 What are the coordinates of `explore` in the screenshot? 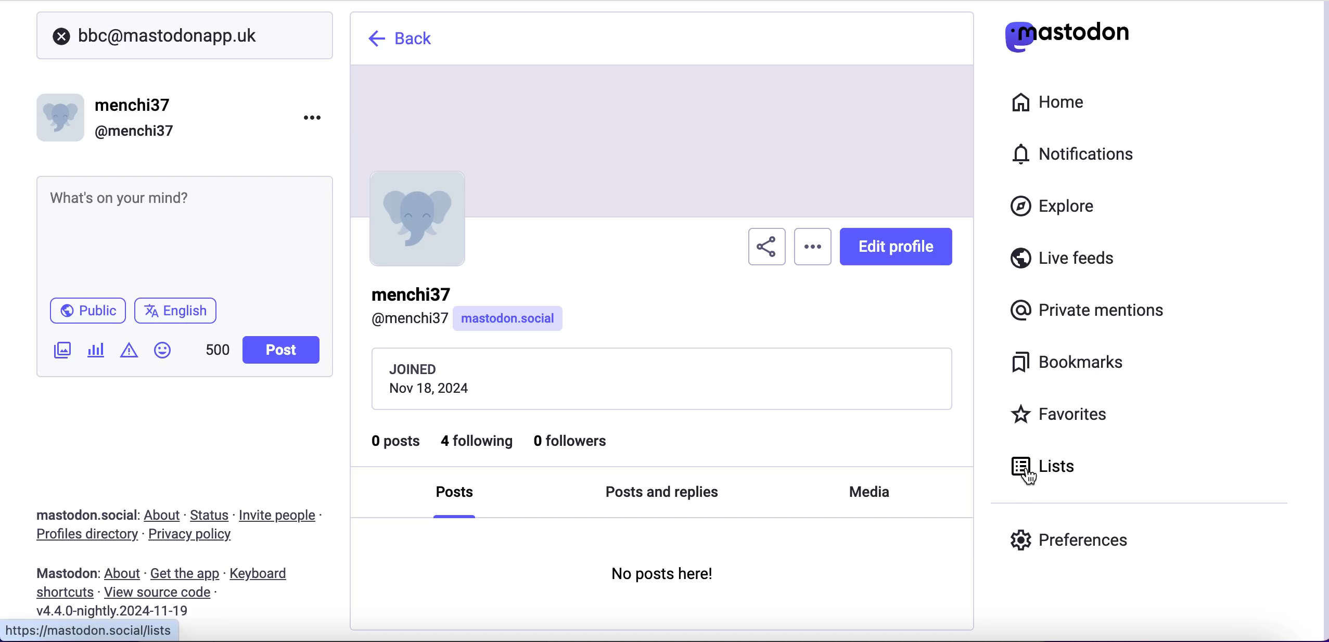 It's located at (1063, 207).